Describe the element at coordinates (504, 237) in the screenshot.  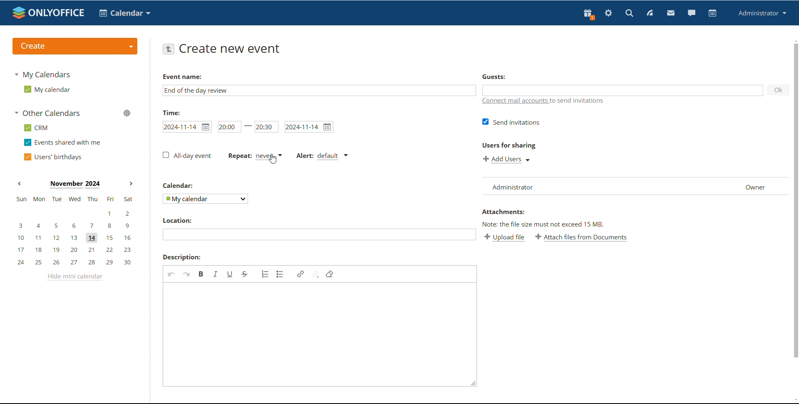
I see `upload file` at that location.